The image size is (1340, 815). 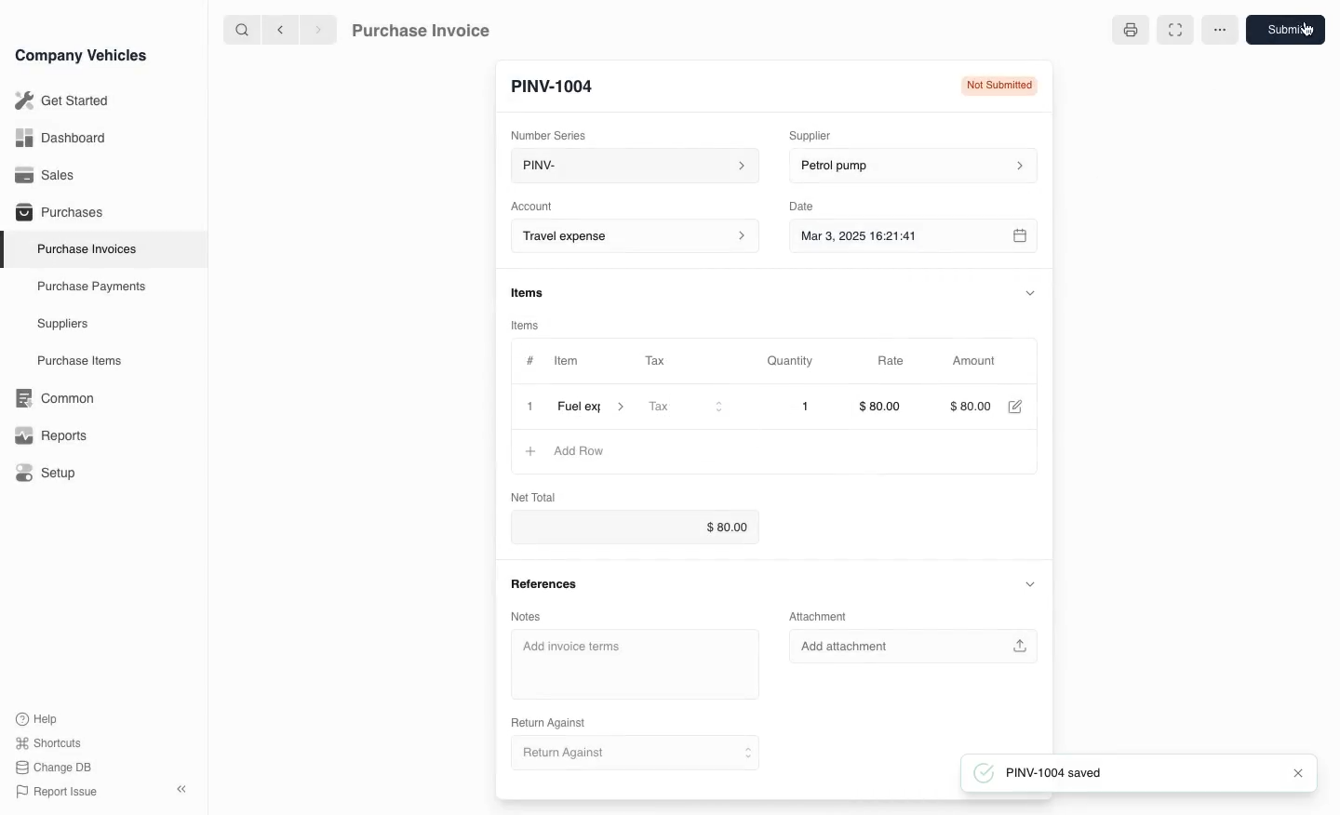 I want to click on items, so click(x=529, y=325).